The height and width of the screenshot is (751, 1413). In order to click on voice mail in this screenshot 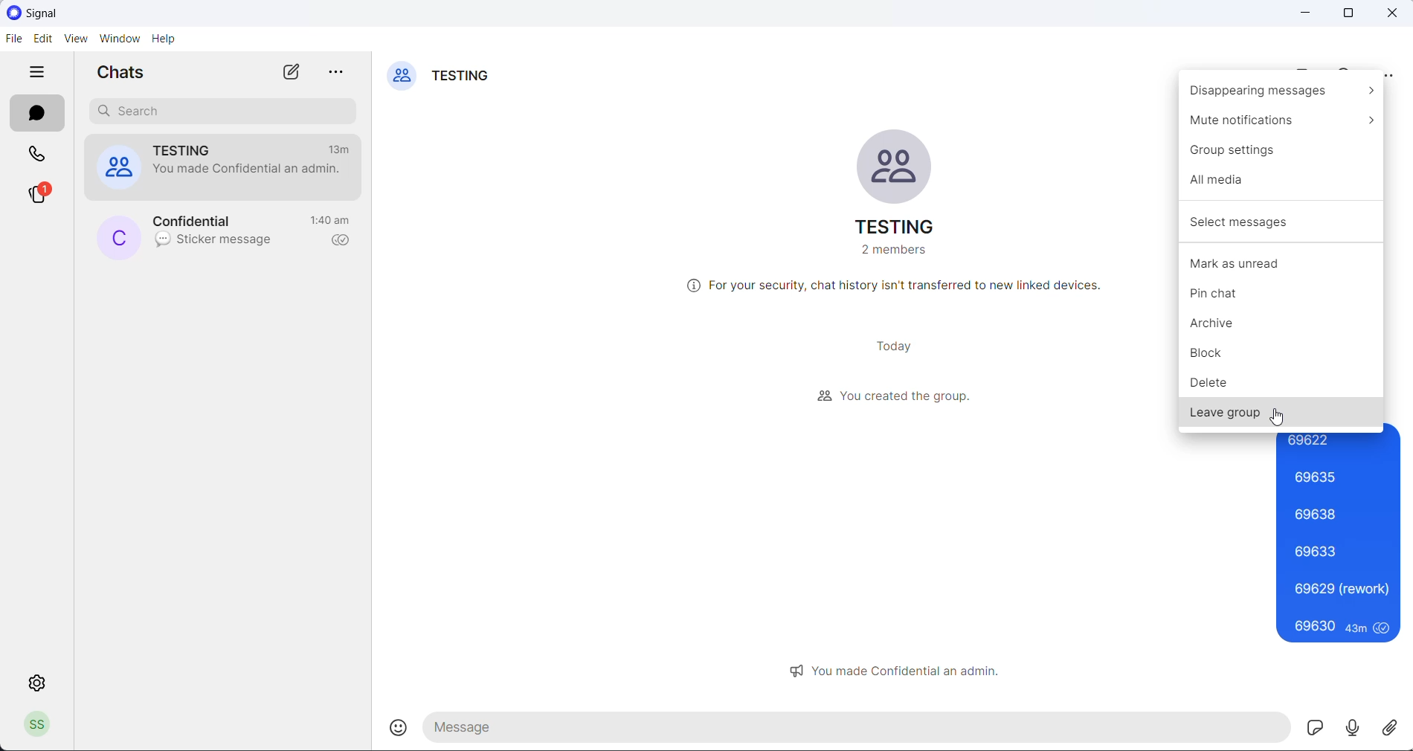, I will do `click(1356, 726)`.